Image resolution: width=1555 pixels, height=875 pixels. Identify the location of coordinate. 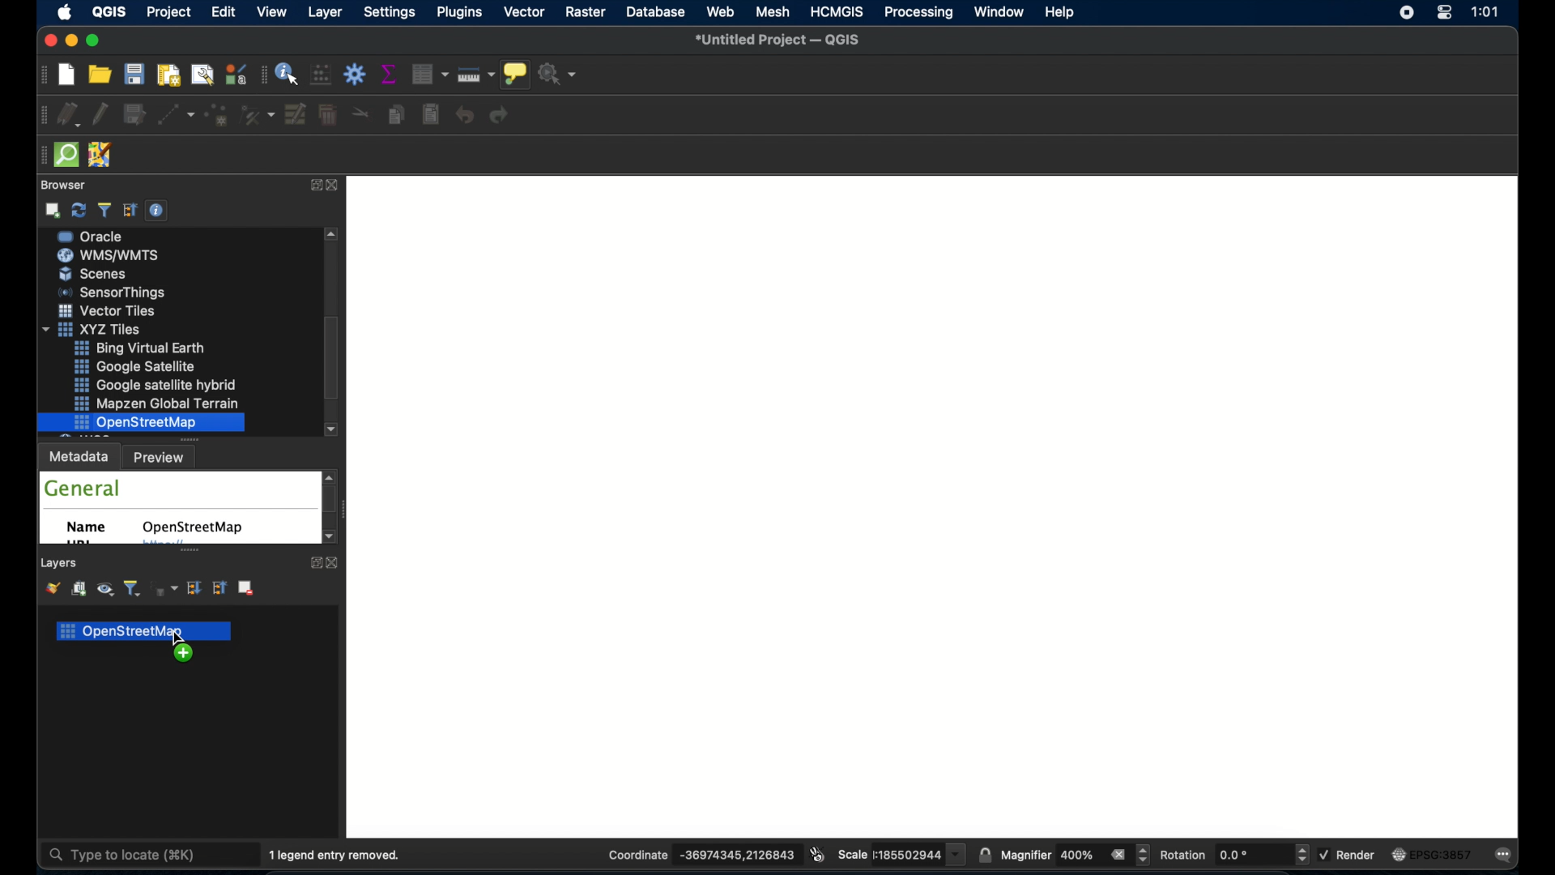
(701, 855).